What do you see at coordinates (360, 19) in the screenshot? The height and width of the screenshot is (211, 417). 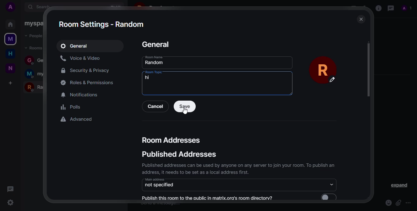 I see `close` at bounding box center [360, 19].